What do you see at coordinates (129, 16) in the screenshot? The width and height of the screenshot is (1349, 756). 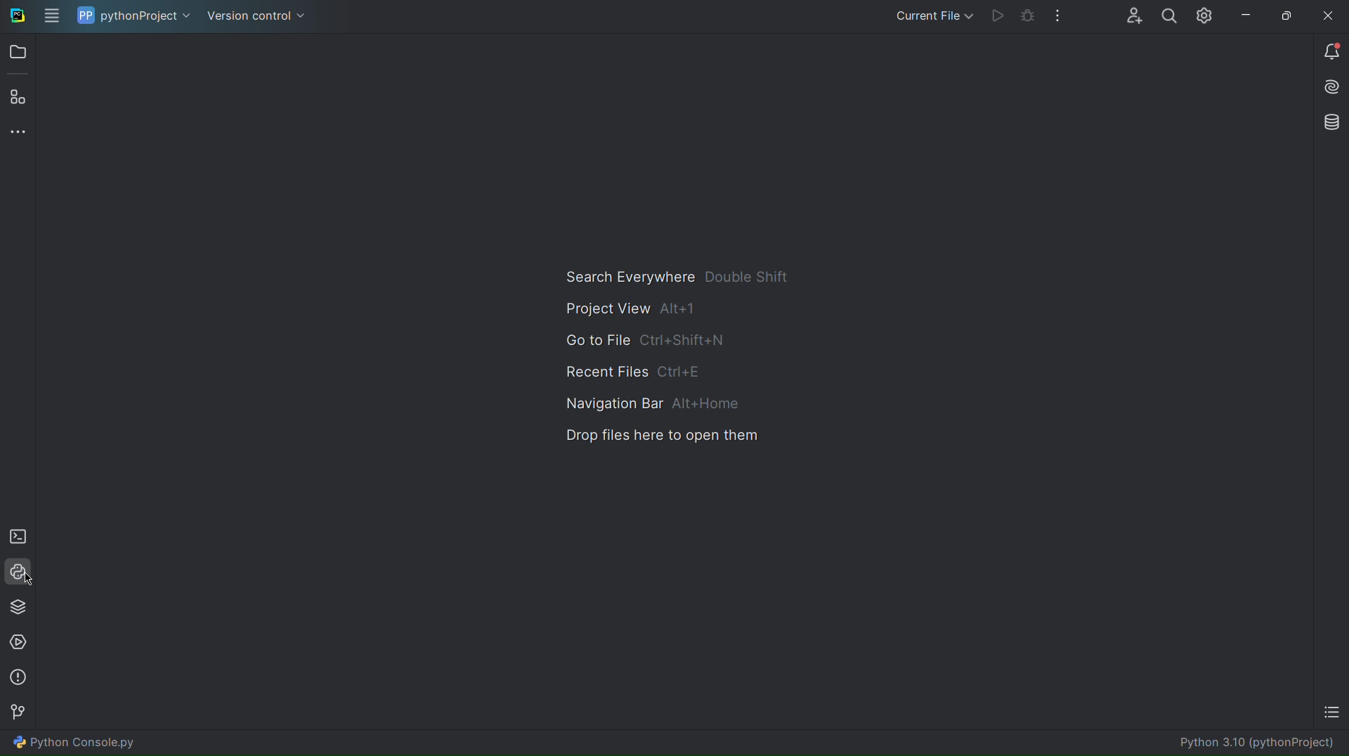 I see `pythonProject` at bounding box center [129, 16].